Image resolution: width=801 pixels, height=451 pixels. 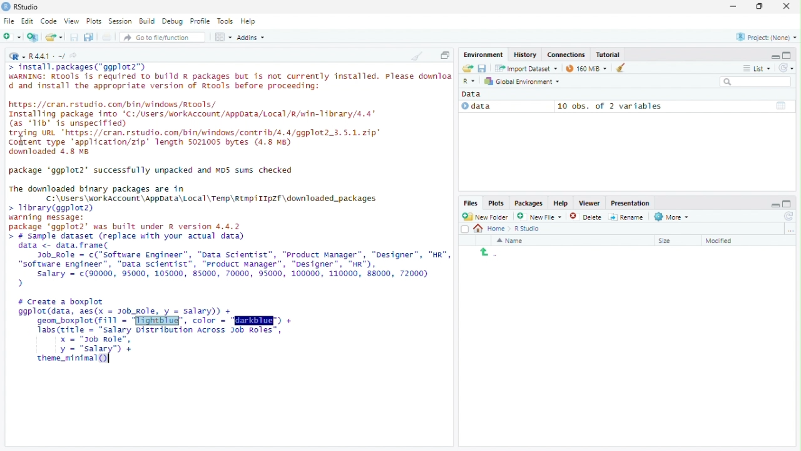 What do you see at coordinates (96, 21) in the screenshot?
I see `Plots` at bounding box center [96, 21].